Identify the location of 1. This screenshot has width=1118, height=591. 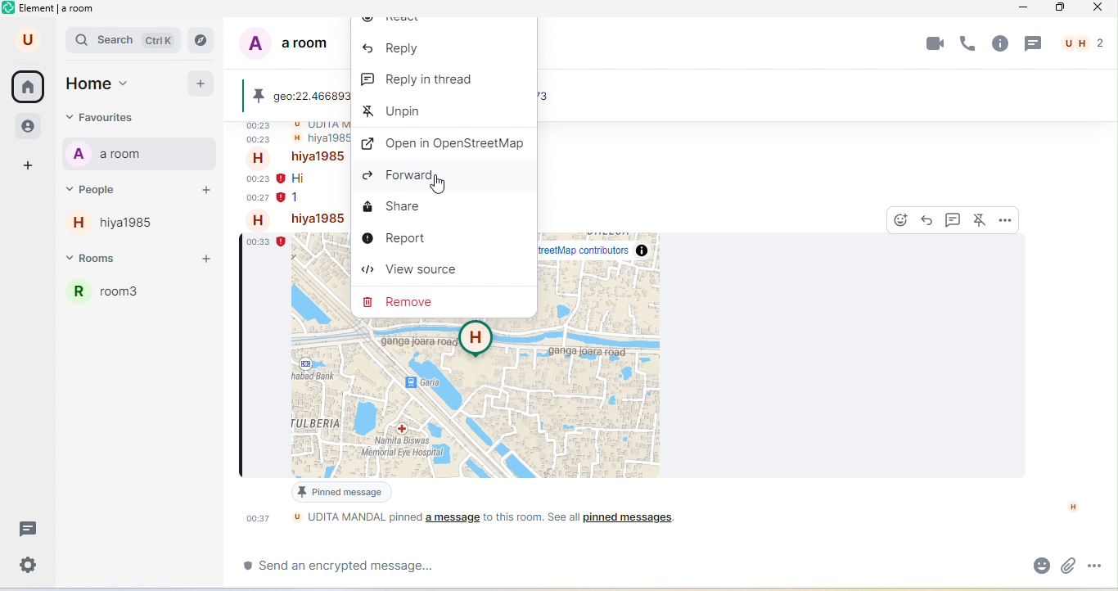
(297, 201).